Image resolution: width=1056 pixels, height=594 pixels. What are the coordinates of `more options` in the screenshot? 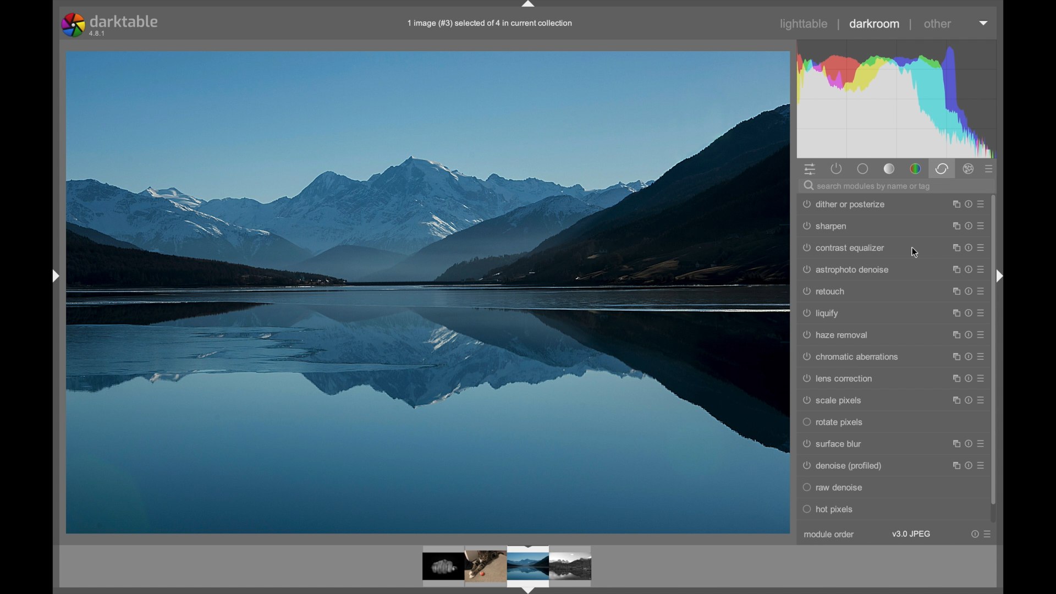 It's located at (967, 465).